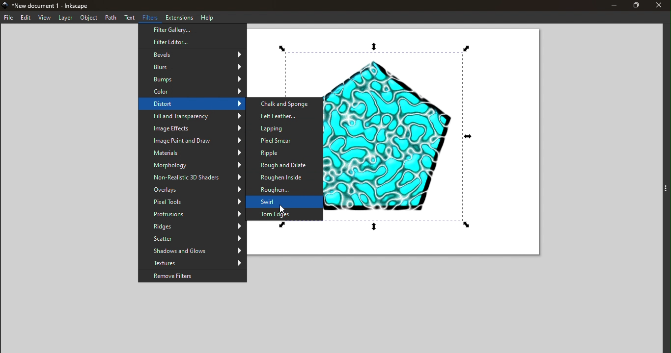 This screenshot has width=671, height=353. Describe the element at coordinates (285, 166) in the screenshot. I see `Rough and Dilate` at that location.